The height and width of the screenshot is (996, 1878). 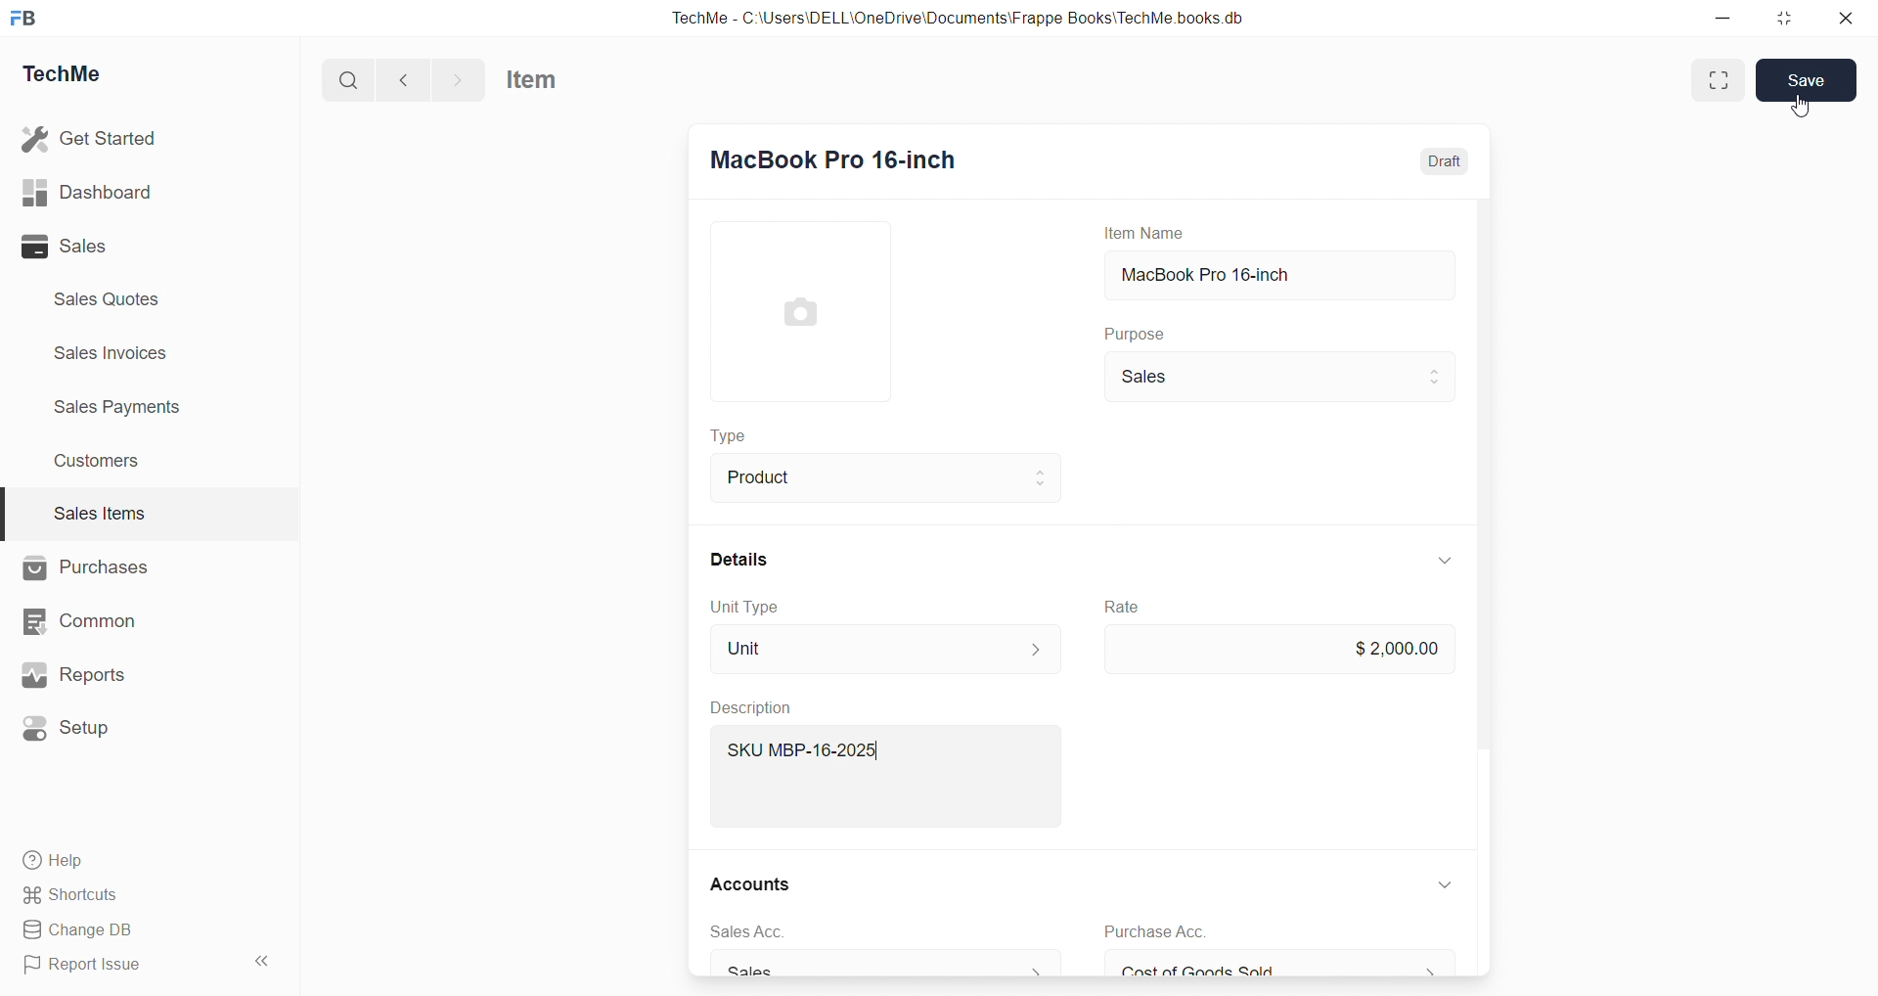 What do you see at coordinates (833, 156) in the screenshot?
I see `MacBook Pro 16-inch` at bounding box center [833, 156].